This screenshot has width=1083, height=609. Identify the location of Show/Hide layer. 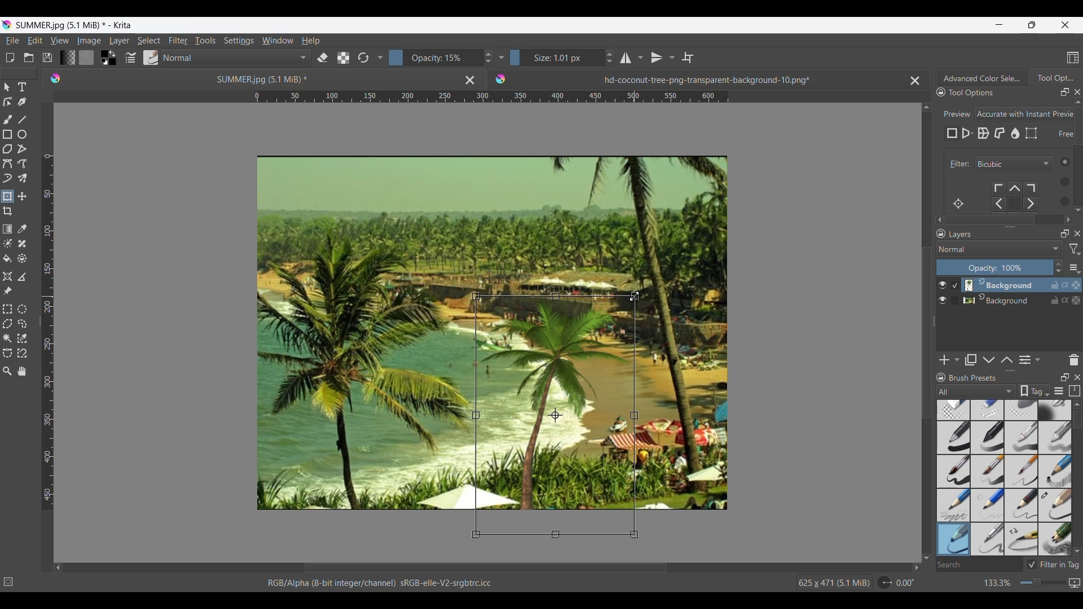
(943, 301).